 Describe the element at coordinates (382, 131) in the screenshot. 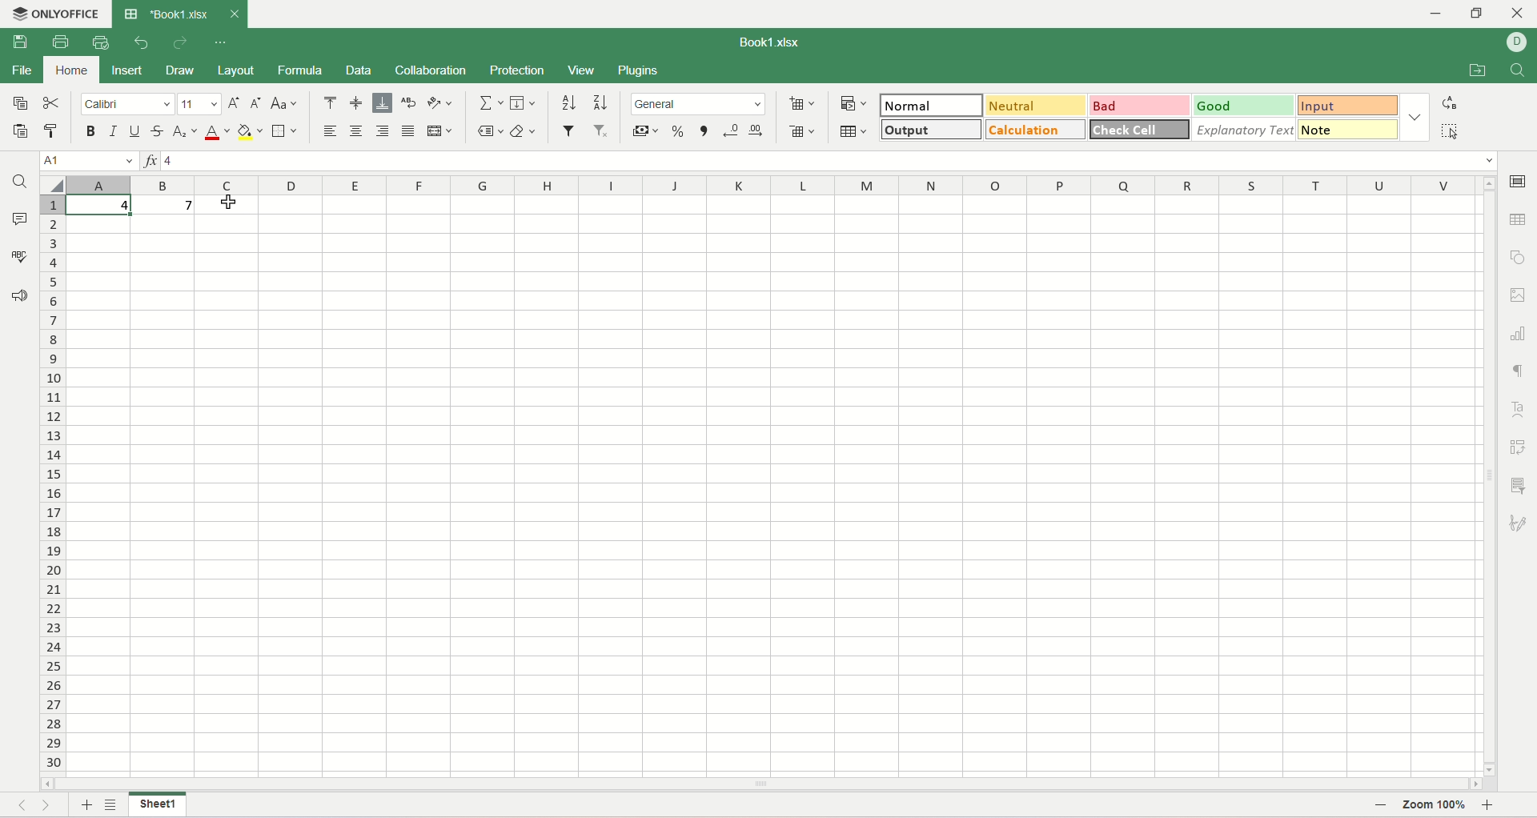

I see `align right ` at that location.